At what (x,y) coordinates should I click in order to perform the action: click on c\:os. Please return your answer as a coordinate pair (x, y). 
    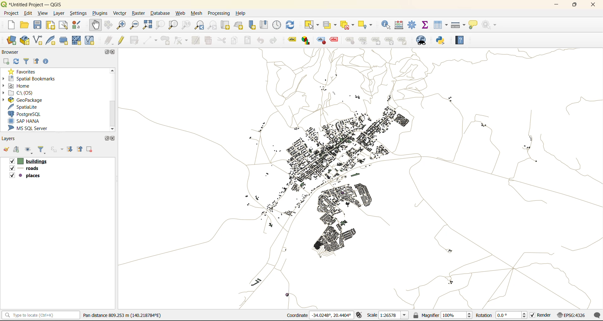
    Looking at the image, I should click on (22, 93).